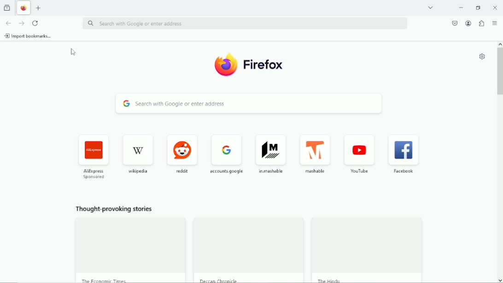 Image resolution: width=503 pixels, height=283 pixels. Describe the element at coordinates (35, 23) in the screenshot. I see `Reload current page` at that location.